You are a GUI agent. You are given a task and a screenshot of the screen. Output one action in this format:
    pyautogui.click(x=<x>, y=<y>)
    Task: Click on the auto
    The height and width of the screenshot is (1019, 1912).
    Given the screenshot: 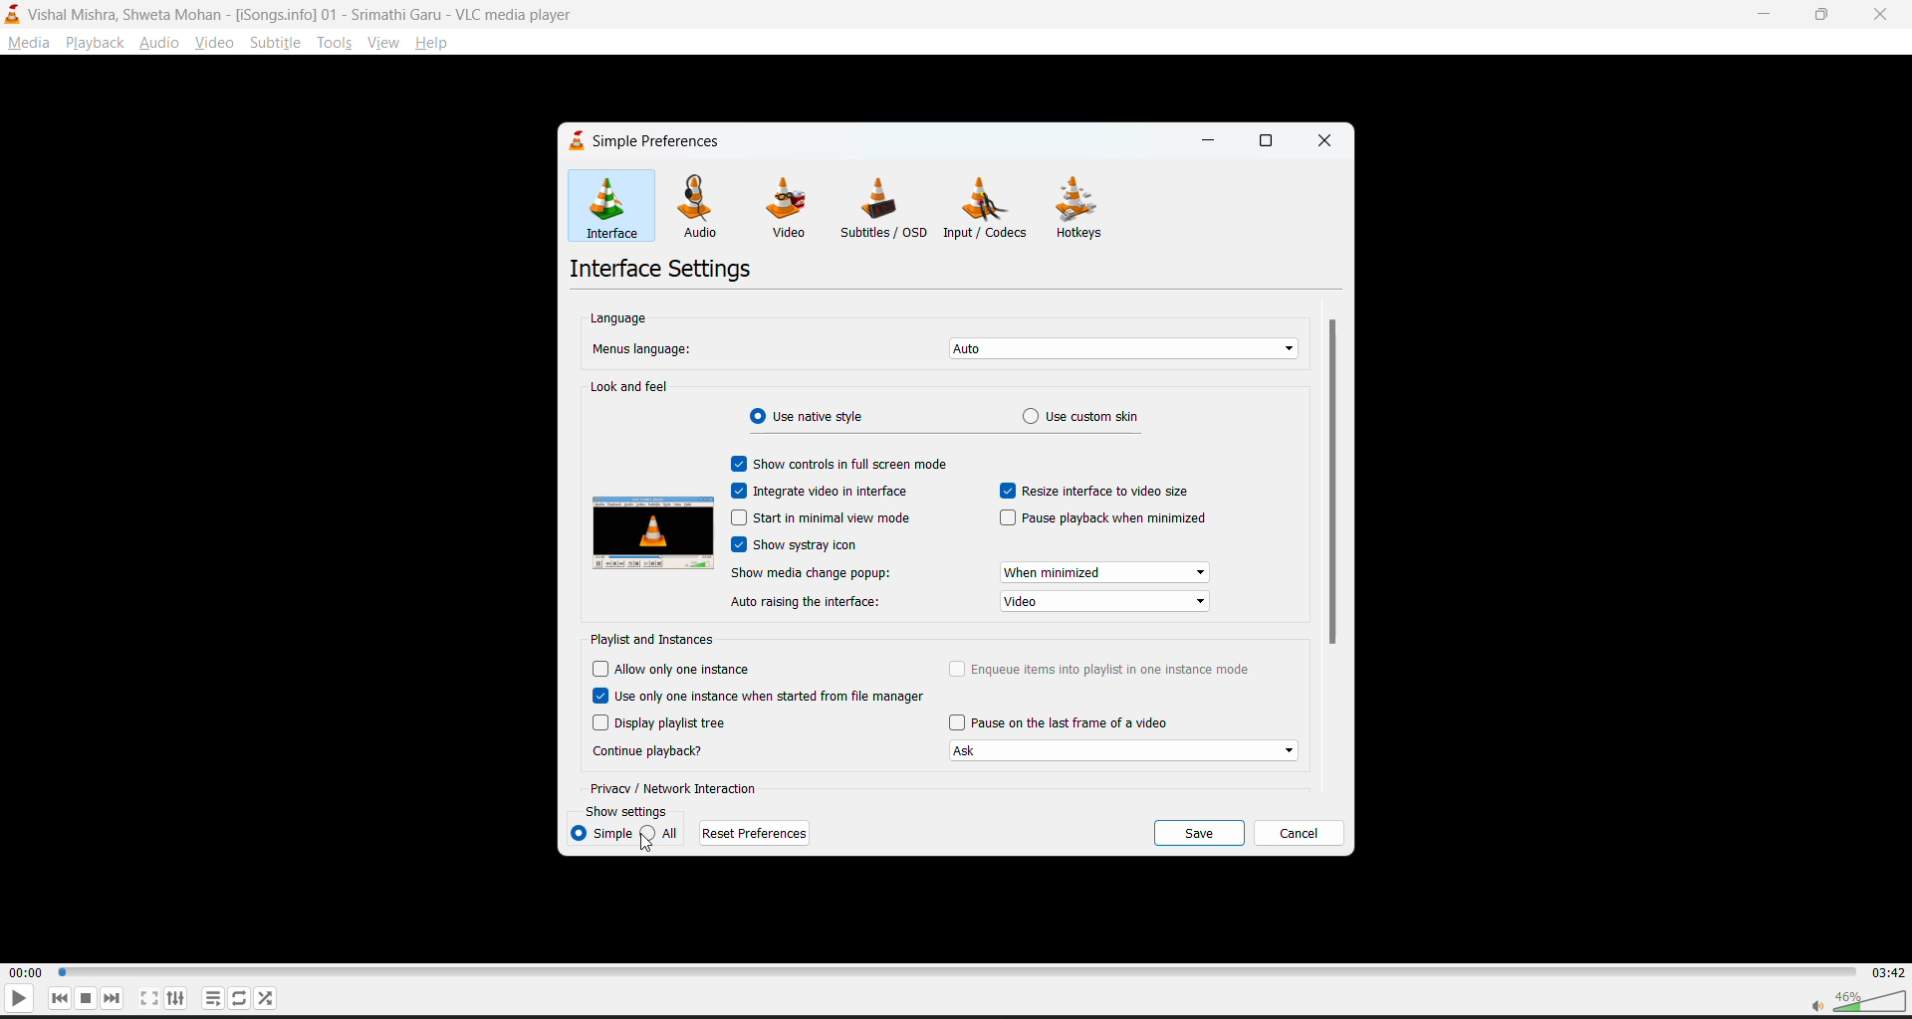 What is the action you would take?
    pyautogui.click(x=1117, y=349)
    